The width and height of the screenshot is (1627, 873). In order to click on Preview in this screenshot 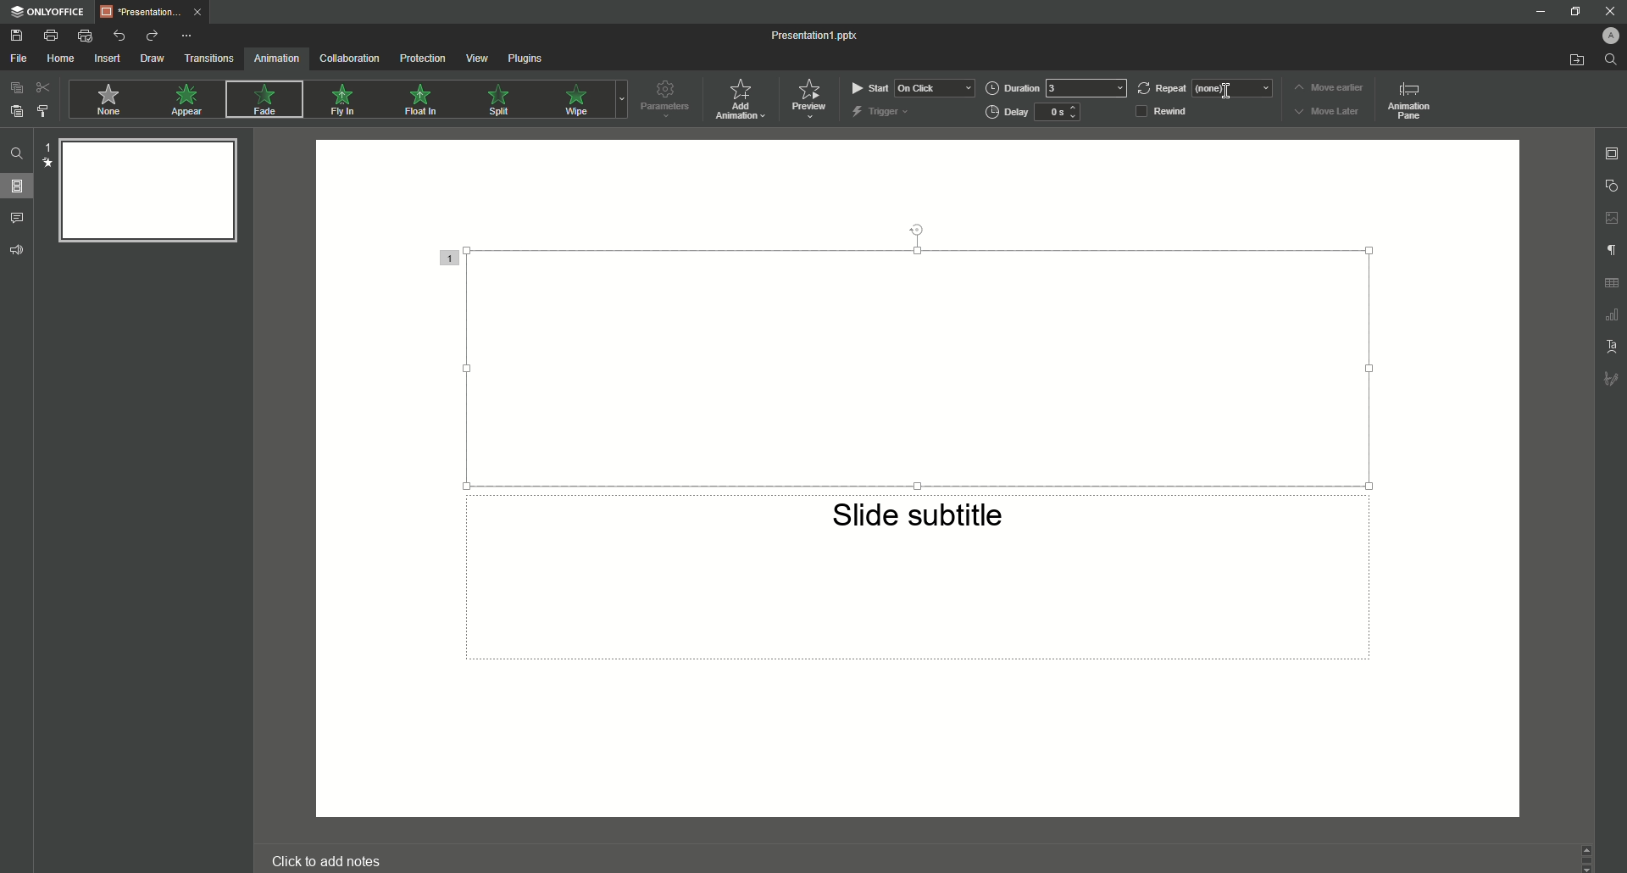, I will do `click(808, 98)`.